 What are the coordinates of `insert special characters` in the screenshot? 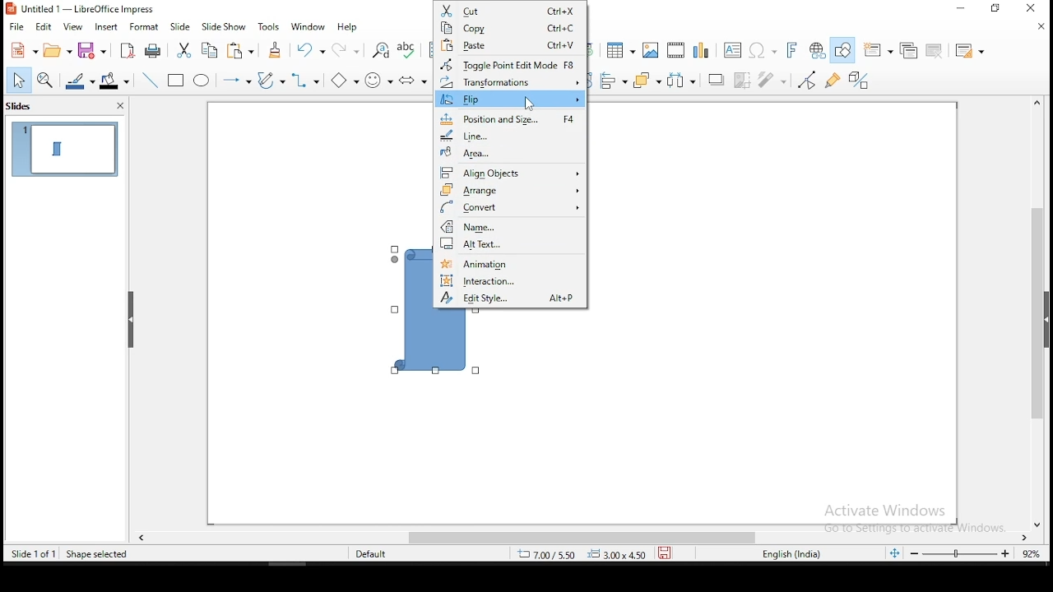 It's located at (763, 49).